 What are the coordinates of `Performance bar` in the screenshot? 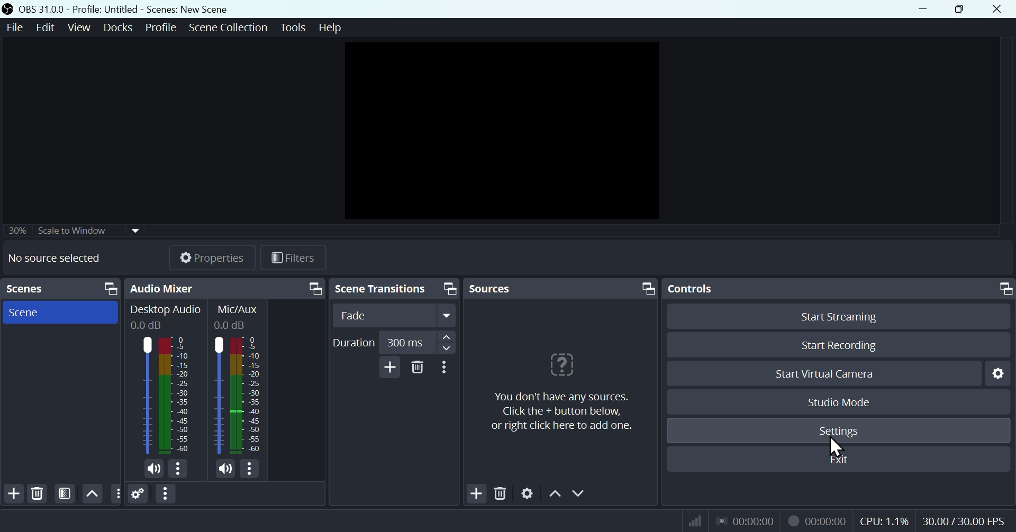 It's located at (933, 520).